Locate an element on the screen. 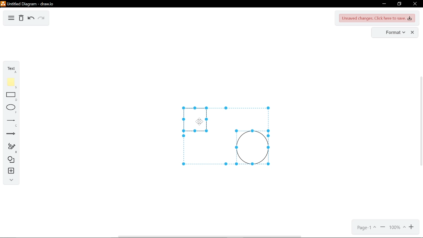 The image size is (423, 238). current zoom is located at coordinates (398, 228).